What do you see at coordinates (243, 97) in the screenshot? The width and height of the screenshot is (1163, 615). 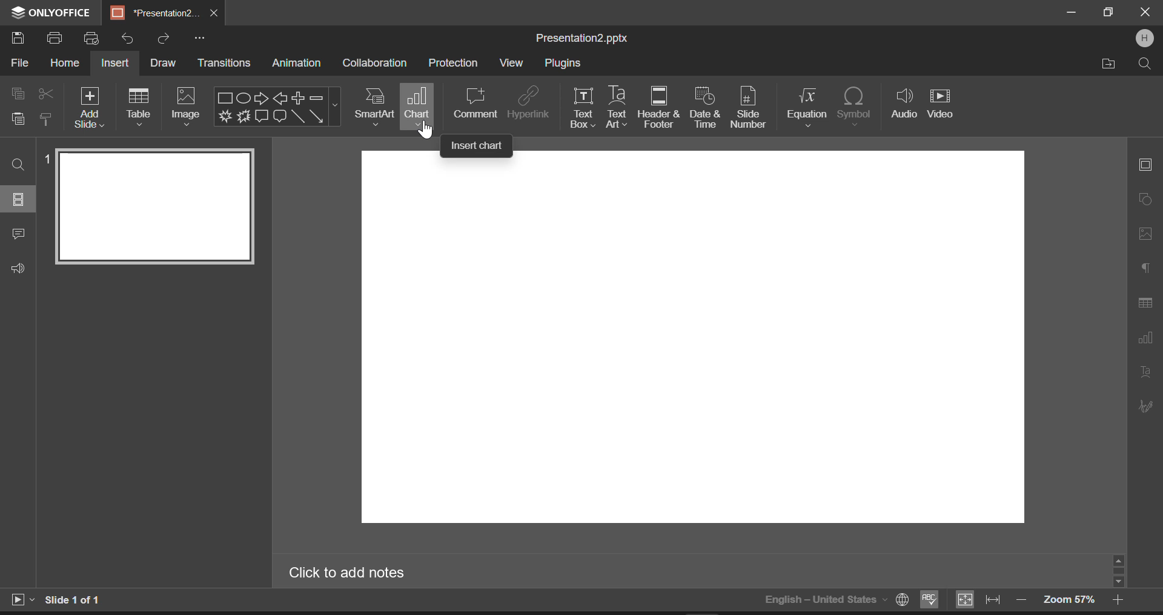 I see `Ellipse` at bounding box center [243, 97].